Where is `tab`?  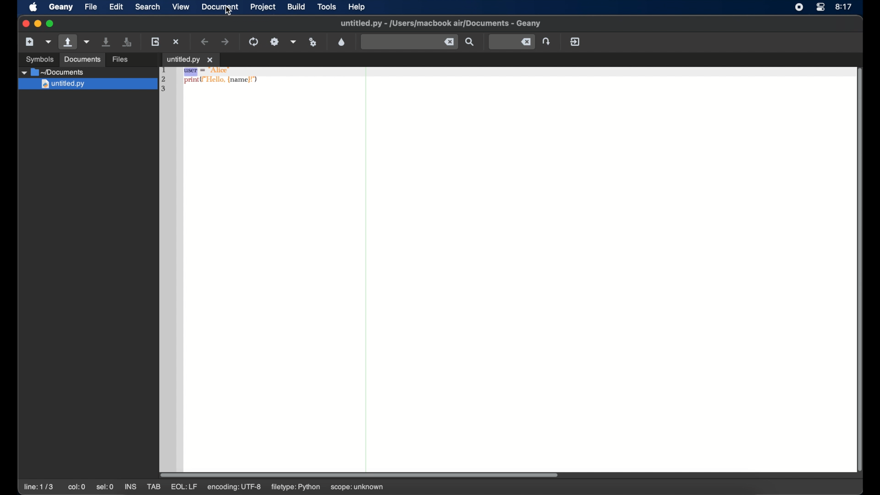 tab is located at coordinates (190, 59).